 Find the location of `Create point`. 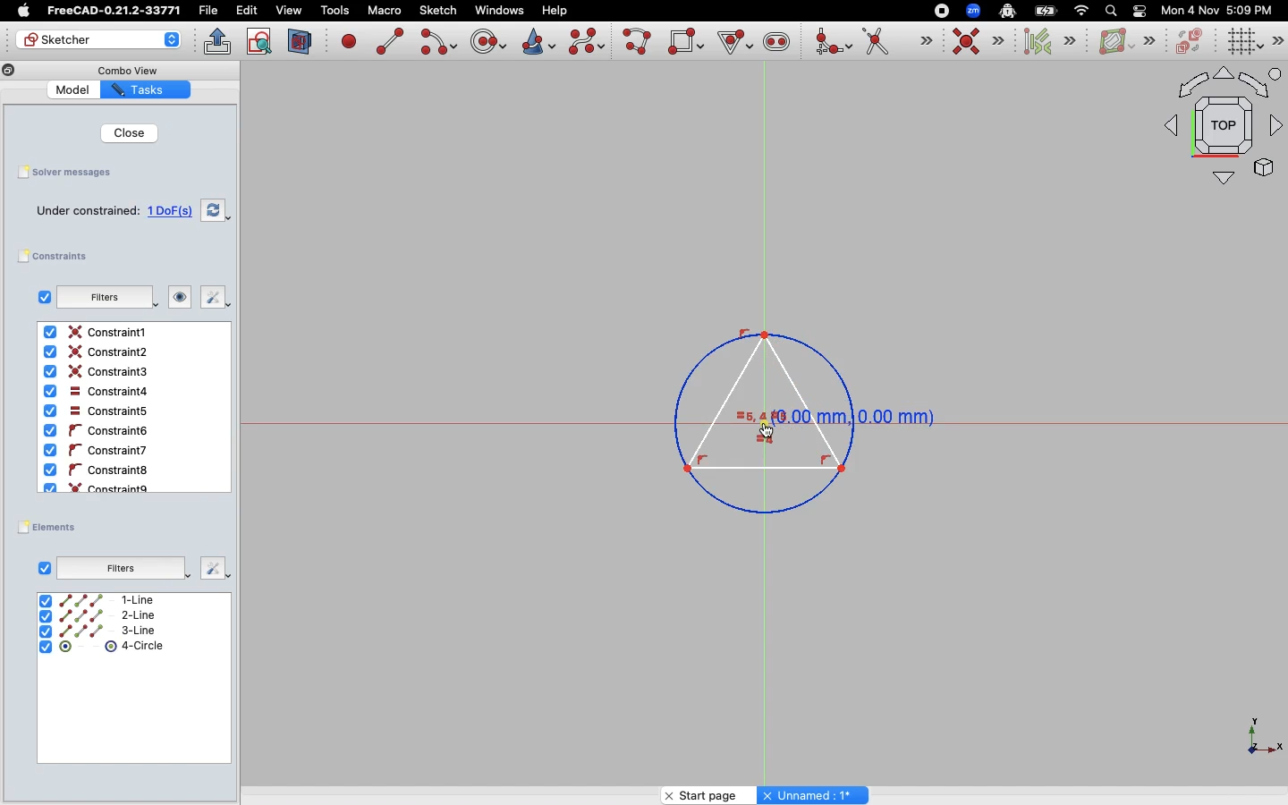

Create point is located at coordinates (350, 40).